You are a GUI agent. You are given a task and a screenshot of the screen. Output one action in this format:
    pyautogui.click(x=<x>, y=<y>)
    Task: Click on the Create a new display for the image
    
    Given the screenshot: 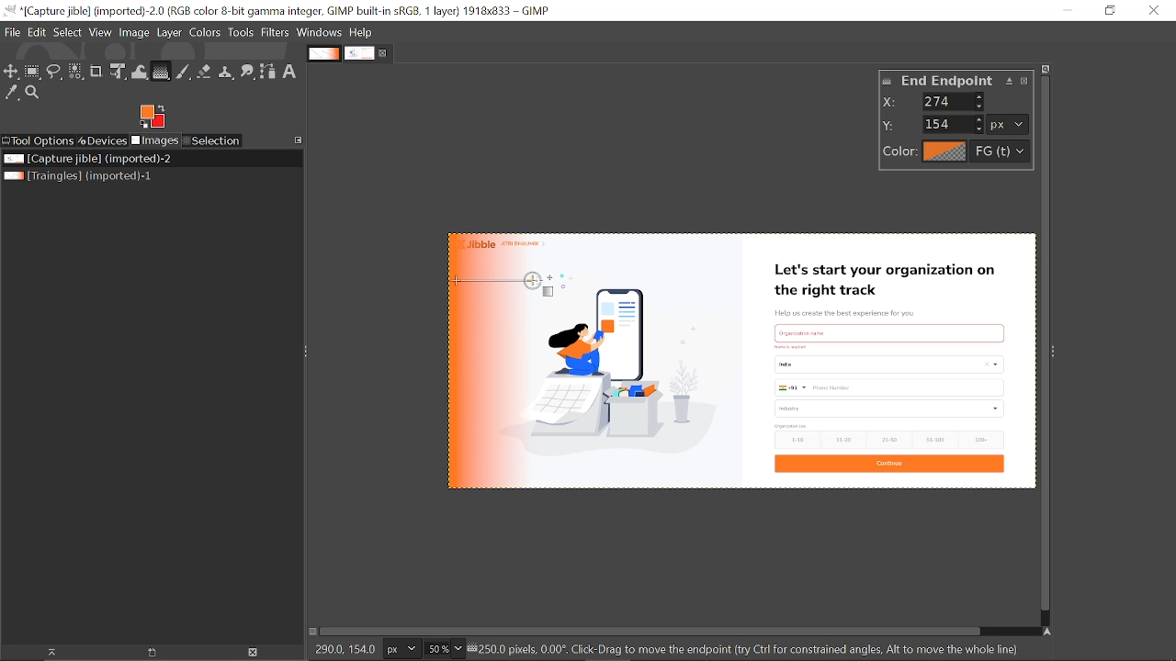 What is the action you would take?
    pyautogui.click(x=146, y=653)
    